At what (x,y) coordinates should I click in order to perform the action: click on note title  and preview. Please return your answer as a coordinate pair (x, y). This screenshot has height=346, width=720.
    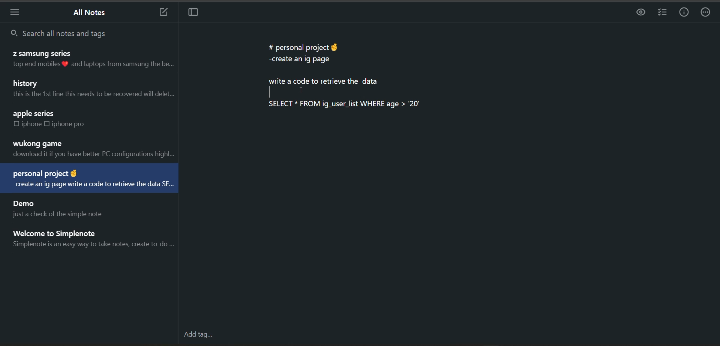
    Looking at the image, I should click on (92, 149).